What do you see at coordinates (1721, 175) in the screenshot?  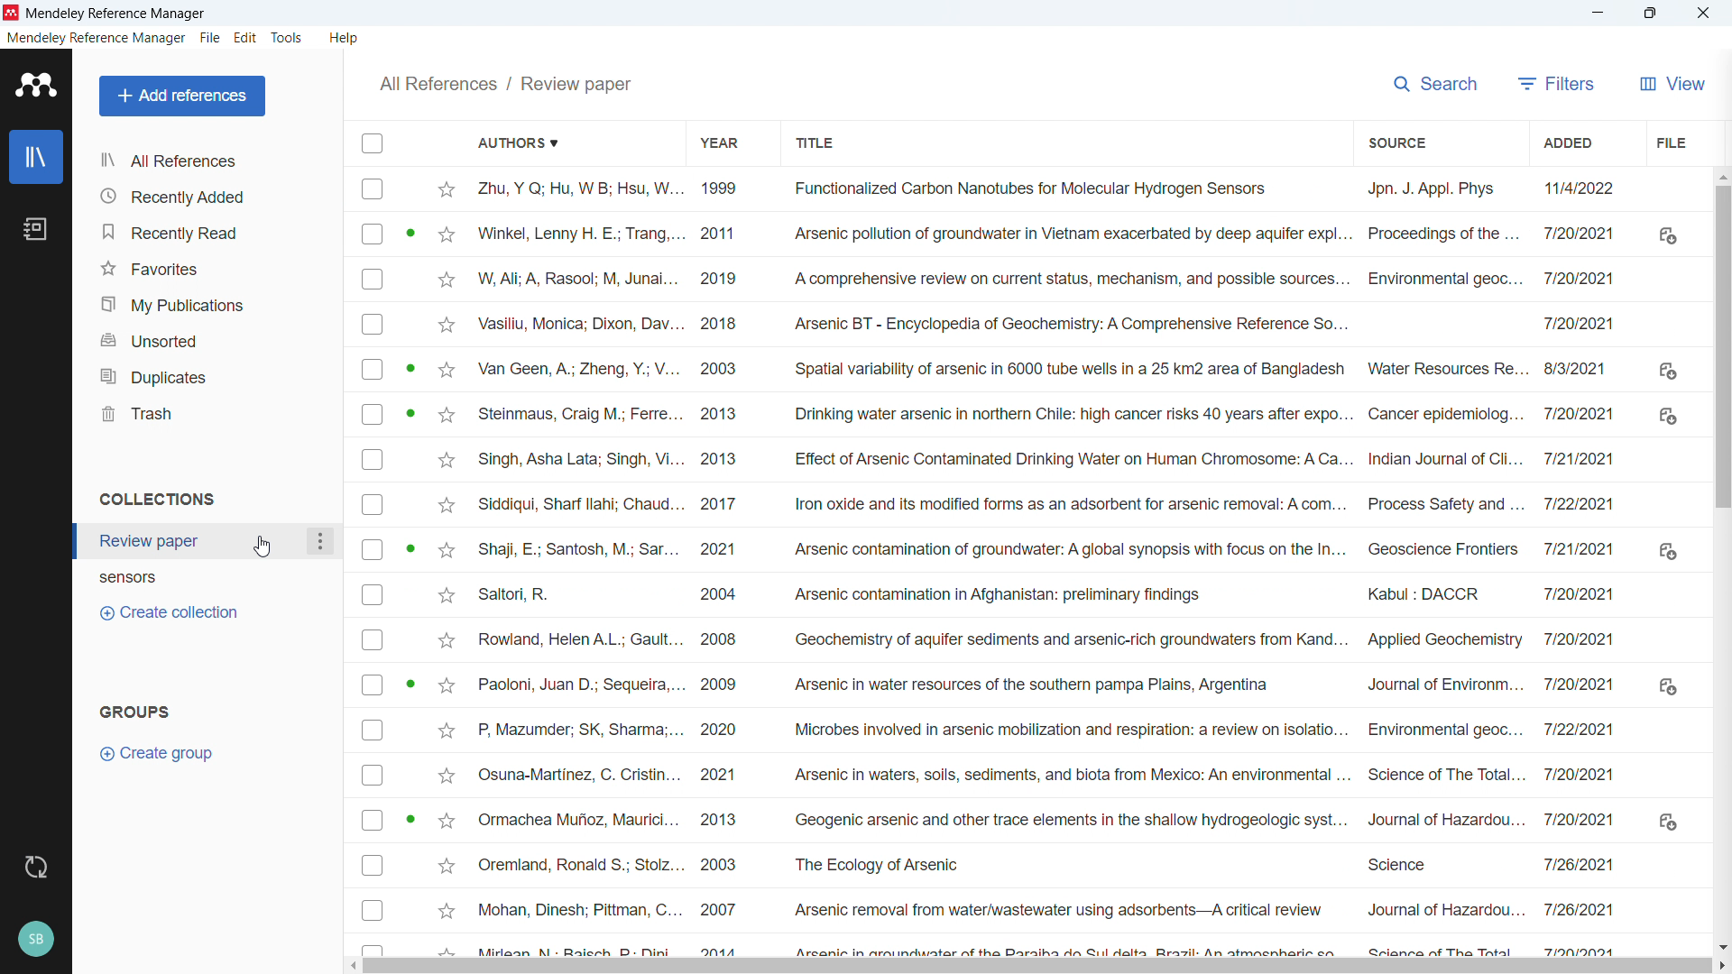 I see `Scroll up ` at bounding box center [1721, 175].